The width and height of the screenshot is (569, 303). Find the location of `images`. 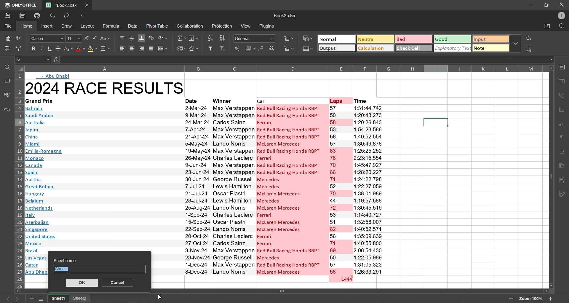

images is located at coordinates (562, 110).